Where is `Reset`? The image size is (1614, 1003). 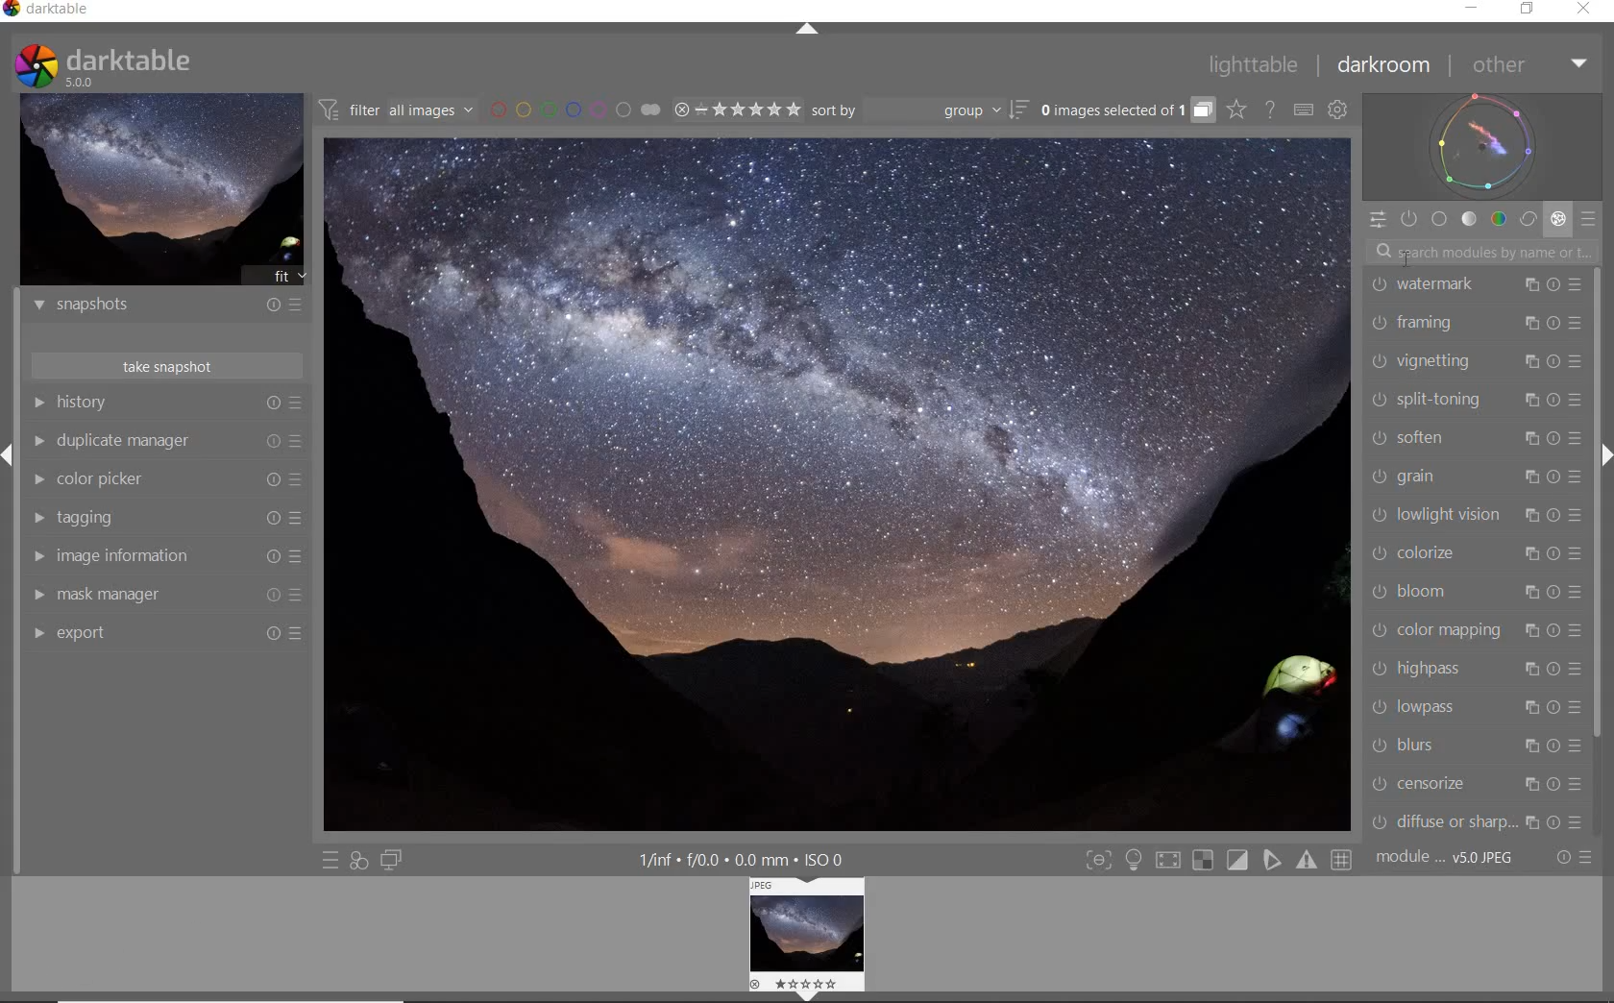 Reset is located at coordinates (299, 632).